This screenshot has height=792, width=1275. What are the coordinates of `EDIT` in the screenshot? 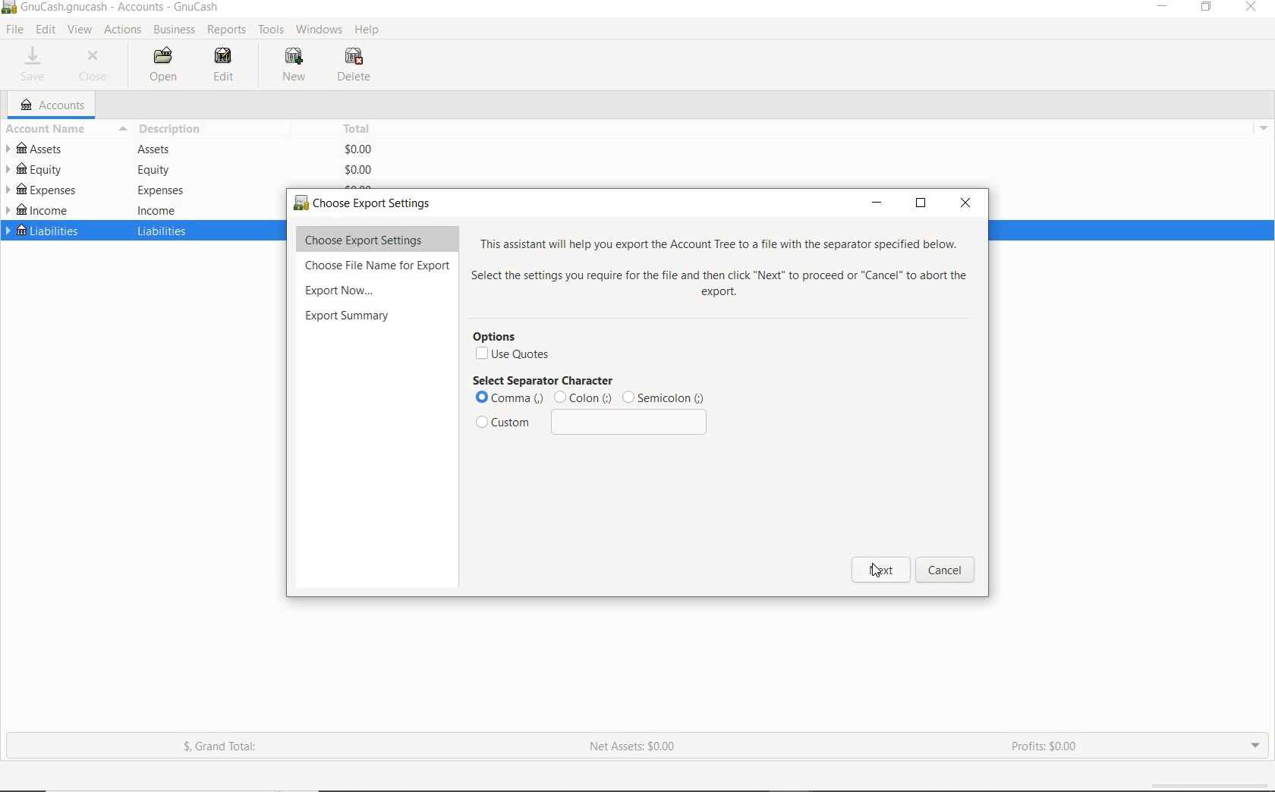 It's located at (46, 30).